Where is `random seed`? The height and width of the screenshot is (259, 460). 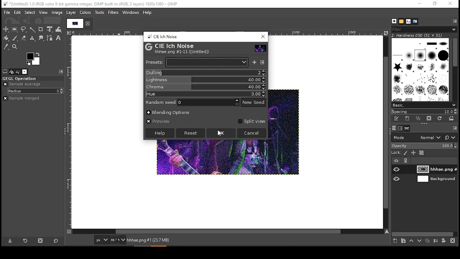 random seed is located at coordinates (193, 102).